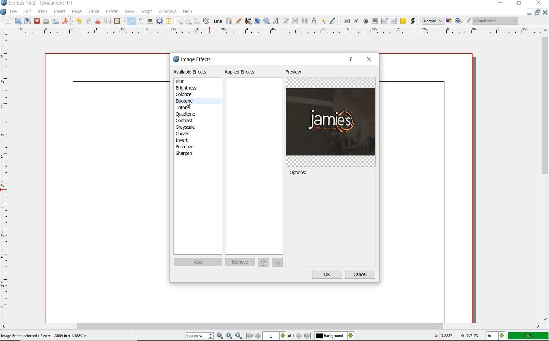 The width and height of the screenshot is (549, 341). What do you see at coordinates (112, 11) in the screenshot?
I see `extras` at bounding box center [112, 11].